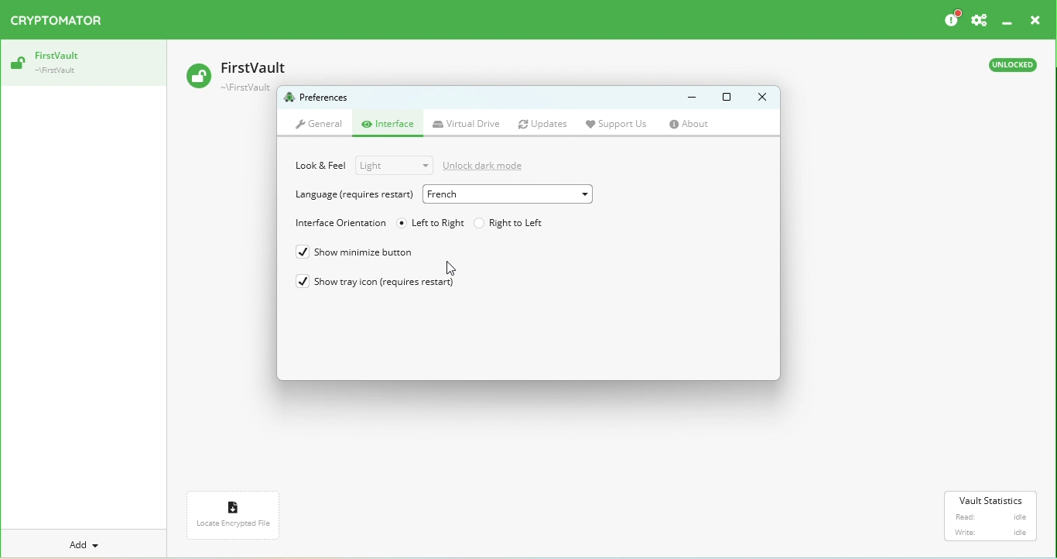 The width and height of the screenshot is (1057, 559). What do you see at coordinates (363, 253) in the screenshot?
I see `Show minimize button` at bounding box center [363, 253].